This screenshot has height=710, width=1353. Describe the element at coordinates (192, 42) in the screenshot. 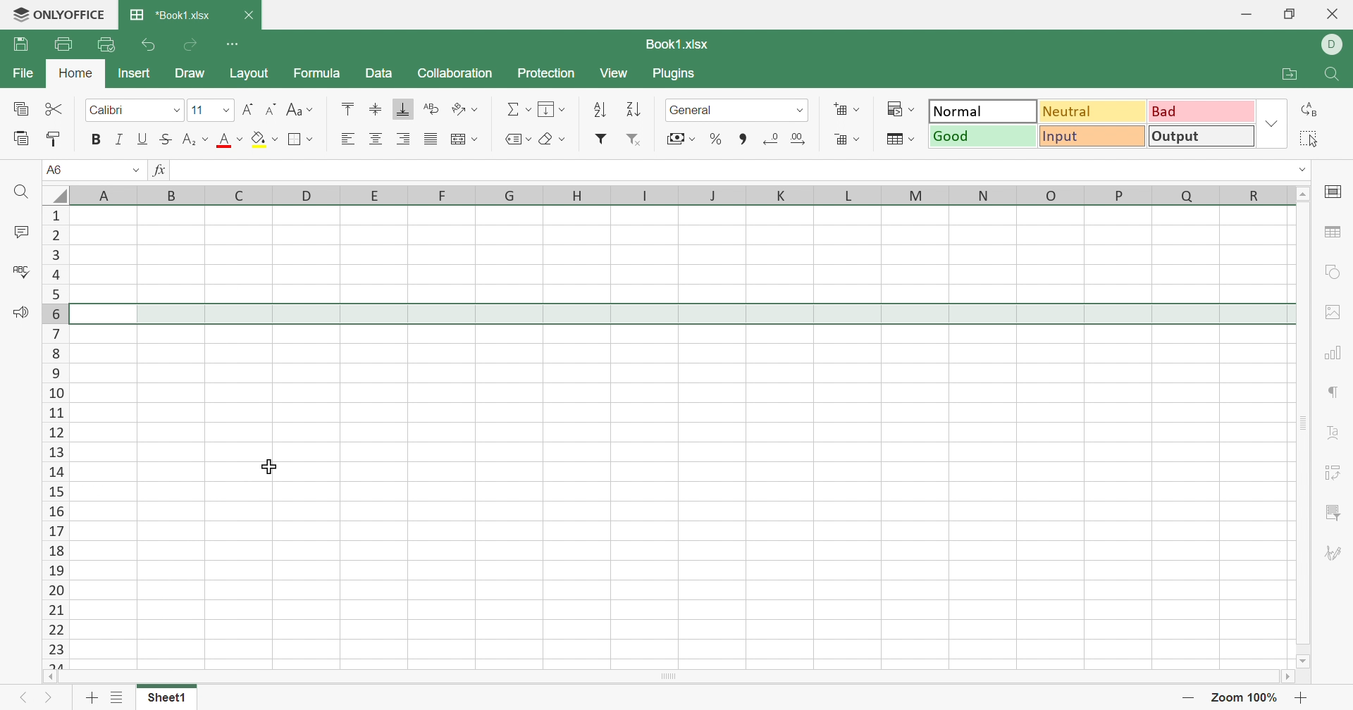

I see `Redo` at that location.